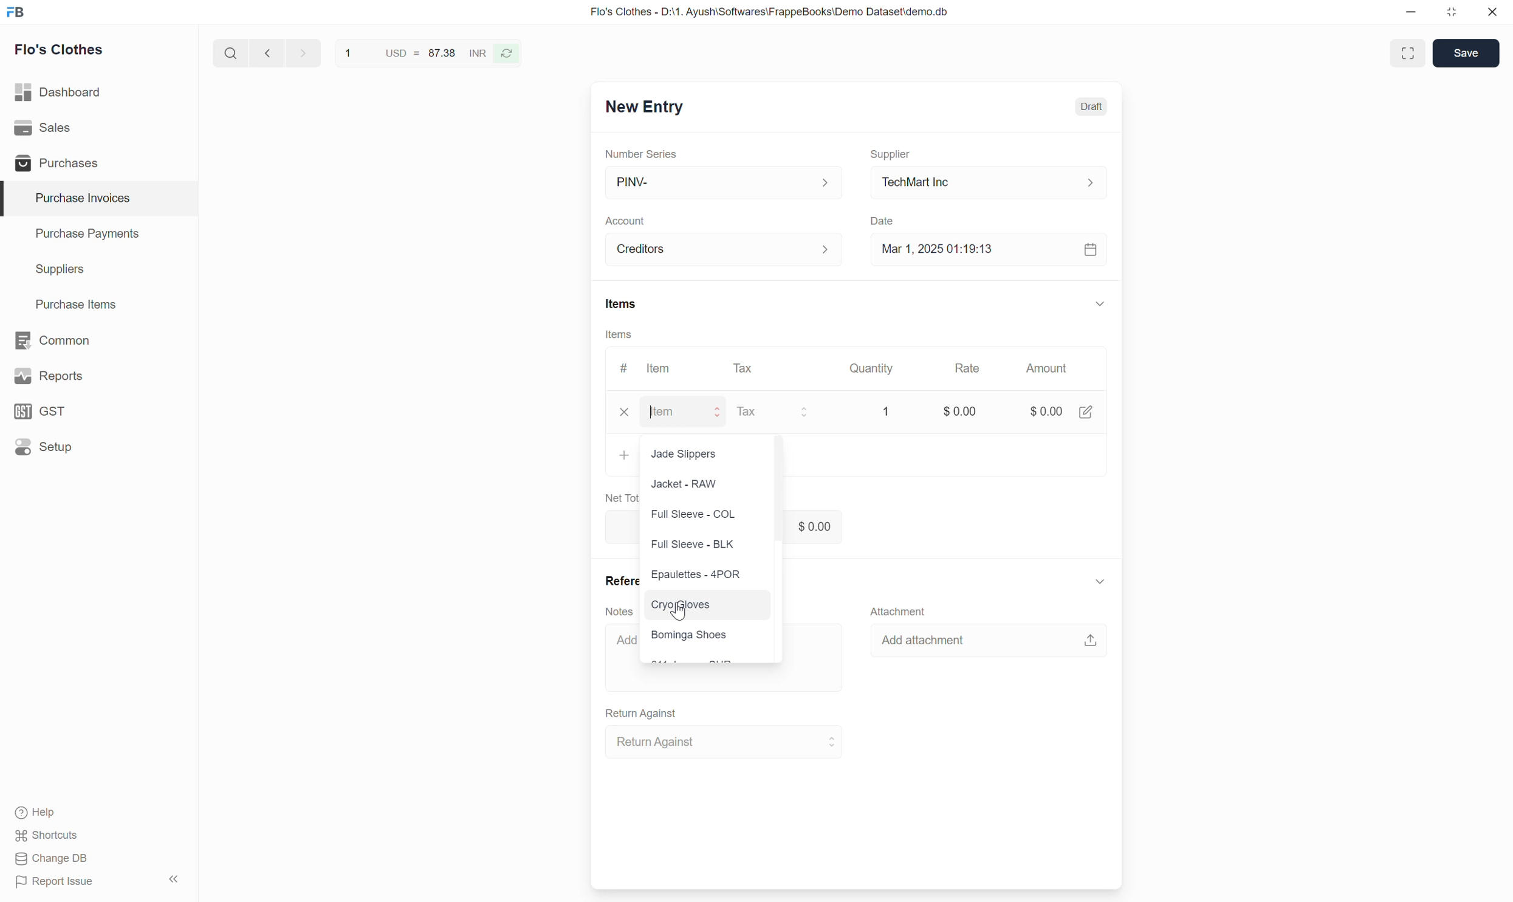 Image resolution: width=1513 pixels, height=902 pixels. What do you see at coordinates (969, 367) in the screenshot?
I see `Rate` at bounding box center [969, 367].